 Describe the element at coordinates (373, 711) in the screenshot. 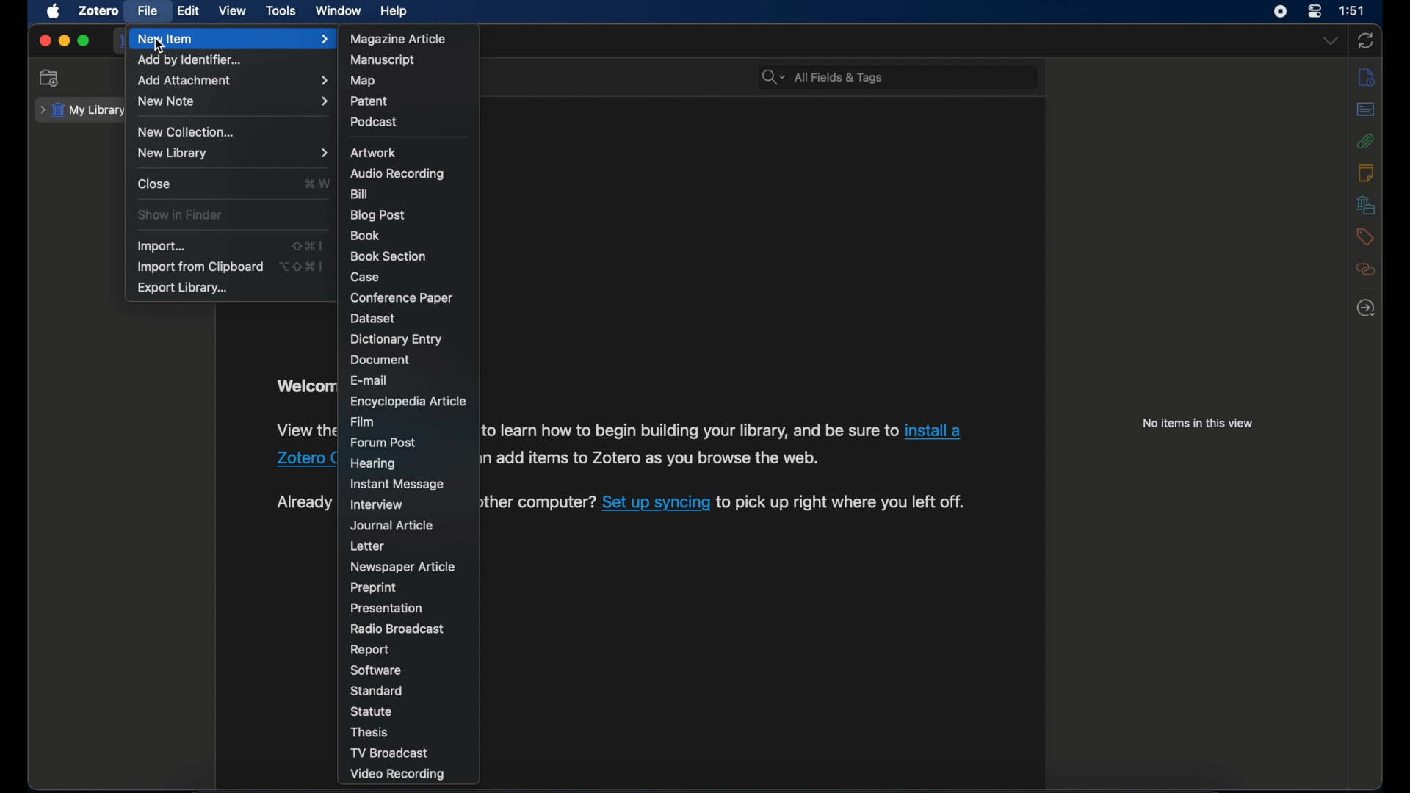

I see `statue` at that location.